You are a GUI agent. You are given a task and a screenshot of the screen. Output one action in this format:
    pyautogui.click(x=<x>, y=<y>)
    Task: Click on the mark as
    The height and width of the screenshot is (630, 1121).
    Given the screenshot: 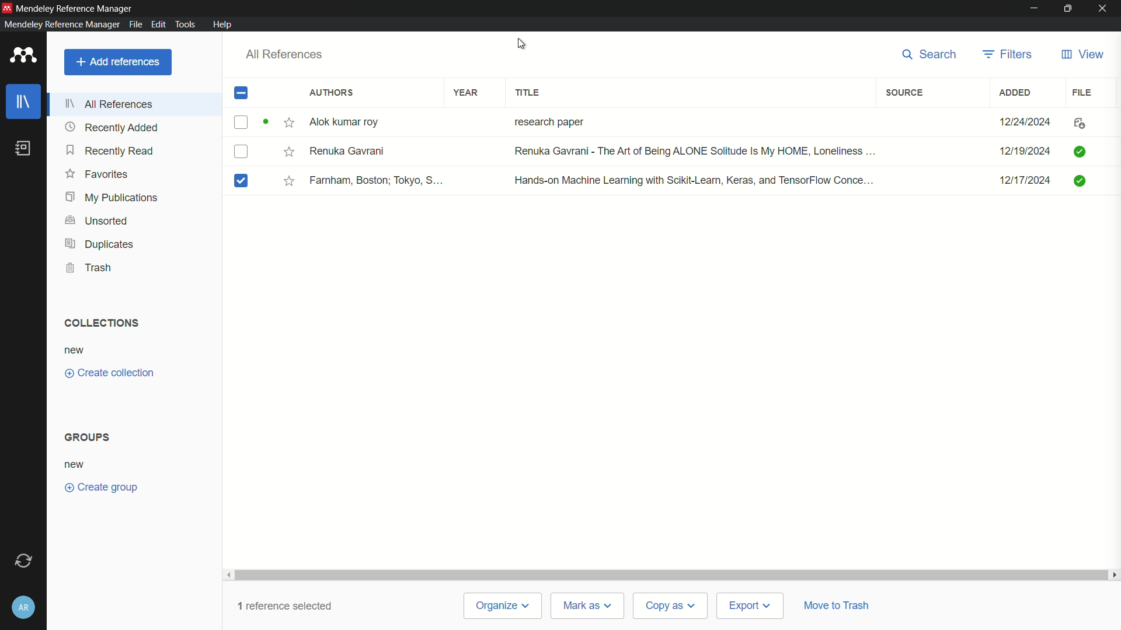 What is the action you would take?
    pyautogui.click(x=588, y=606)
    